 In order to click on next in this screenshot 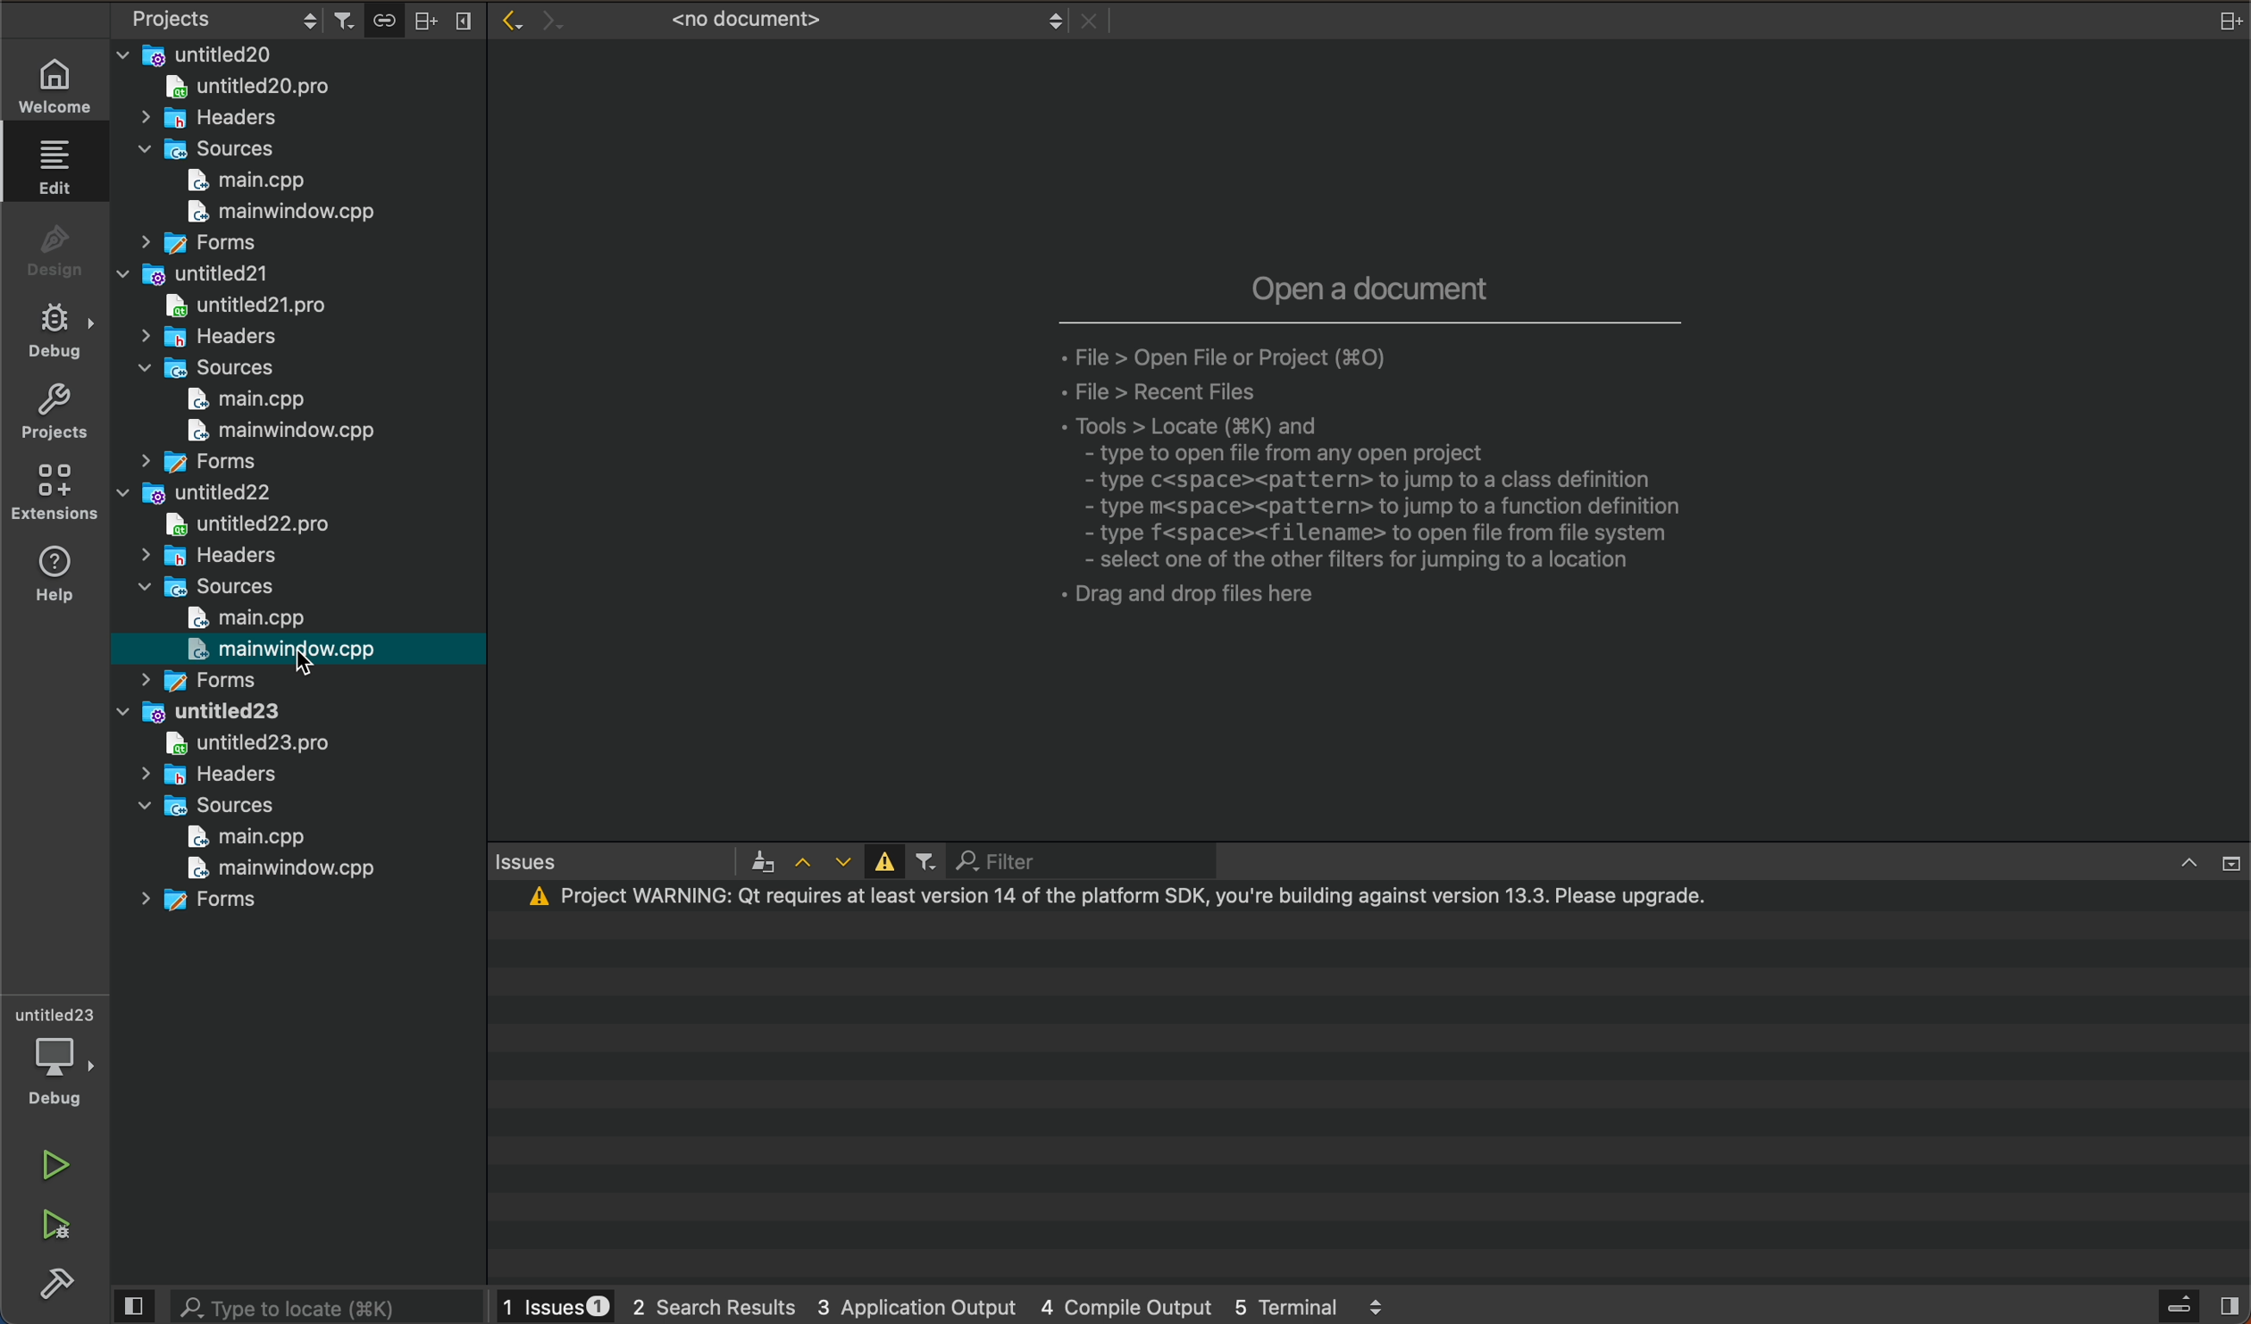, I will do `click(547, 14)`.